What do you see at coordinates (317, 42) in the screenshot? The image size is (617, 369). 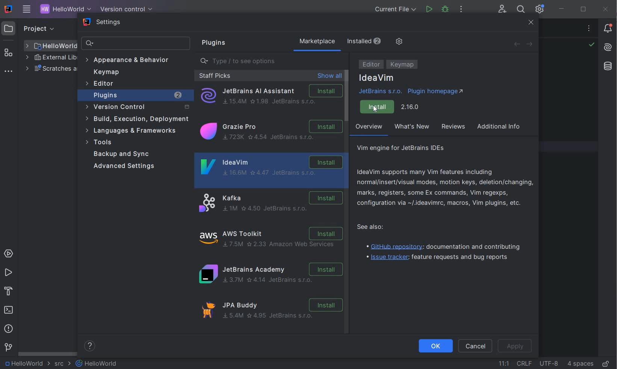 I see `marketplace` at bounding box center [317, 42].